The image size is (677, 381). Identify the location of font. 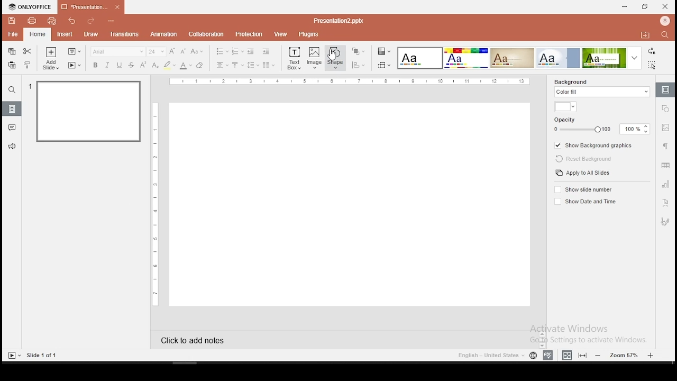
(117, 51).